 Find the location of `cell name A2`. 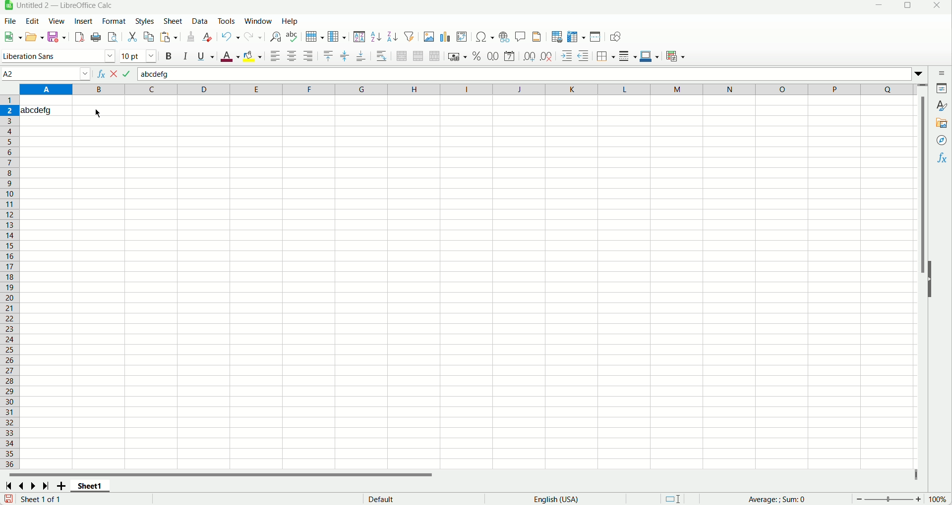

cell name A2 is located at coordinates (46, 72).